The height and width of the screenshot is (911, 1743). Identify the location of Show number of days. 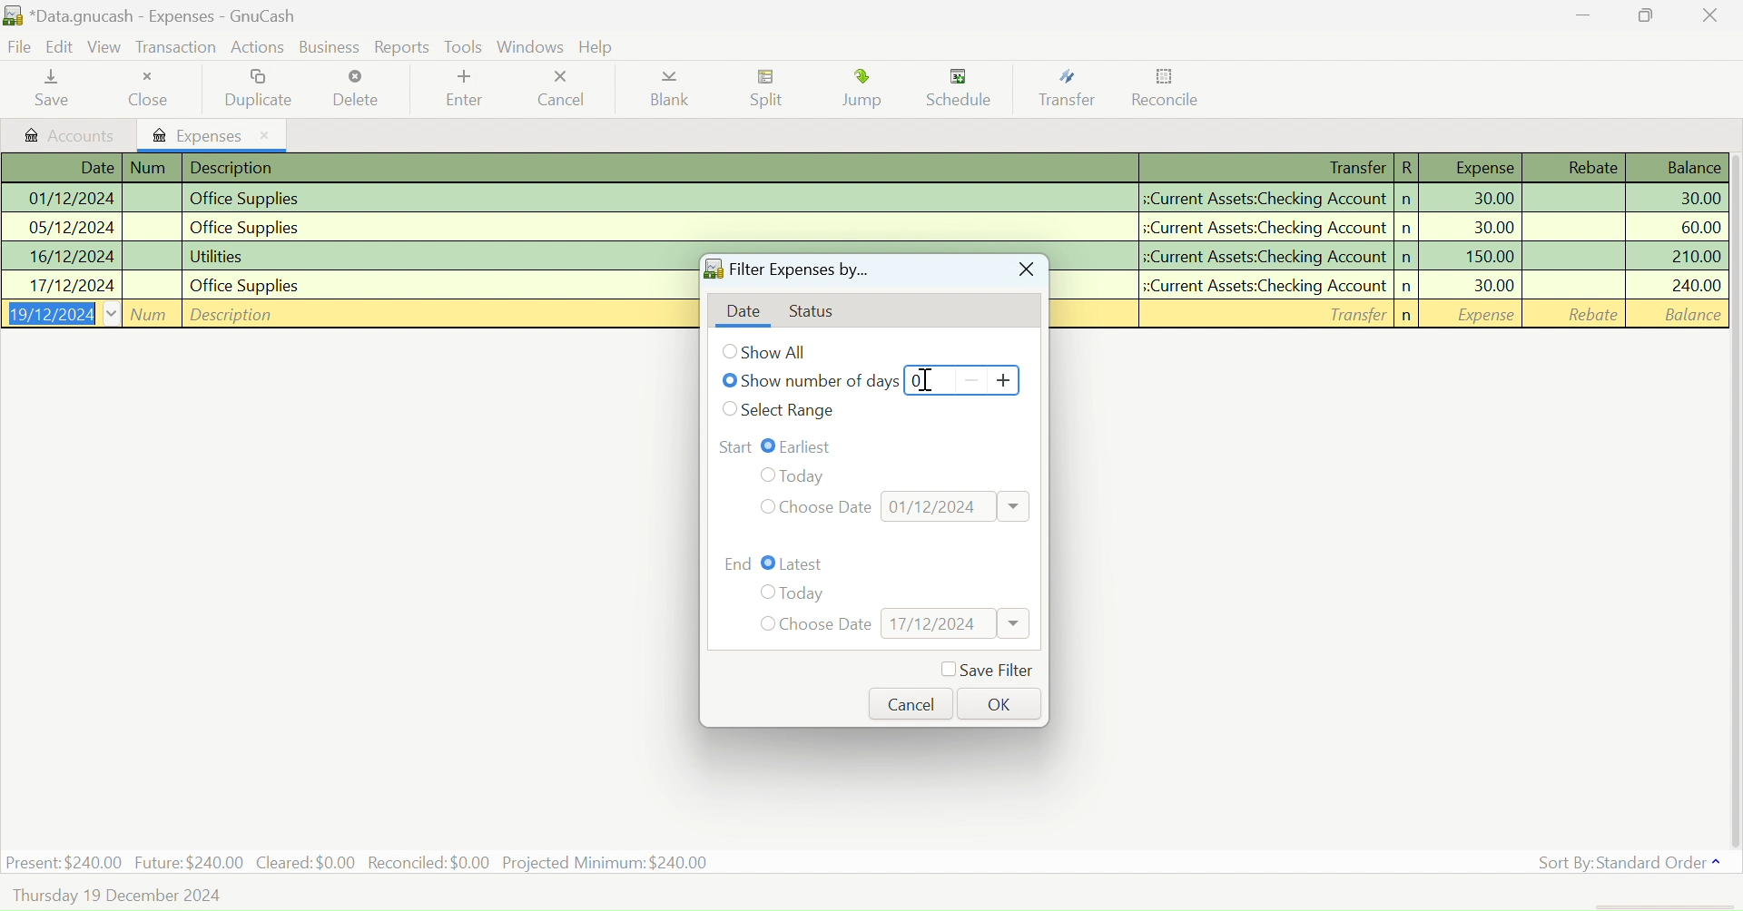
(822, 383).